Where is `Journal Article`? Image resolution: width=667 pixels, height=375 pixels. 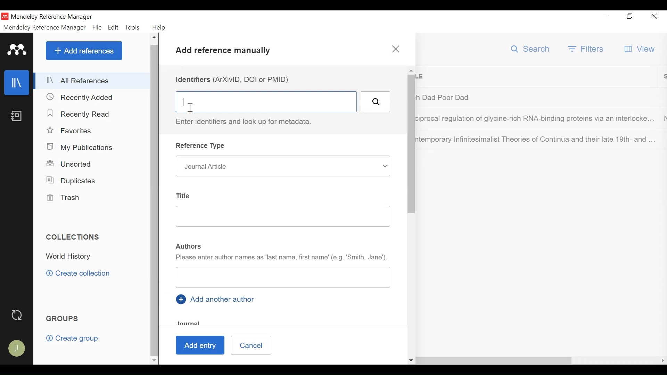
Journal Article is located at coordinates (282, 166).